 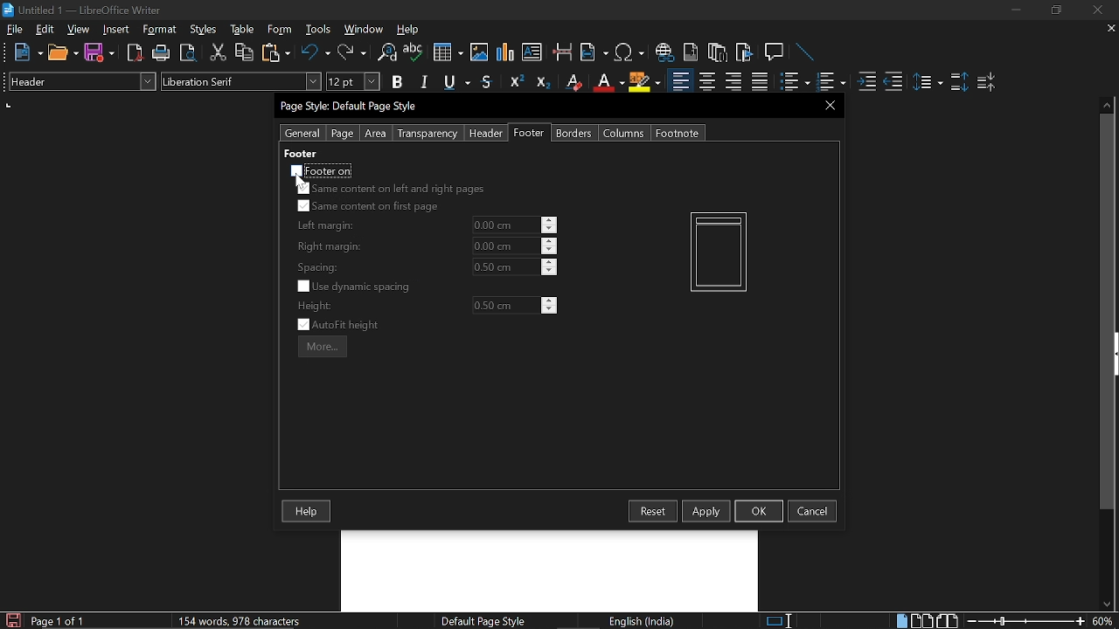 I want to click on Edit, so click(x=45, y=29).